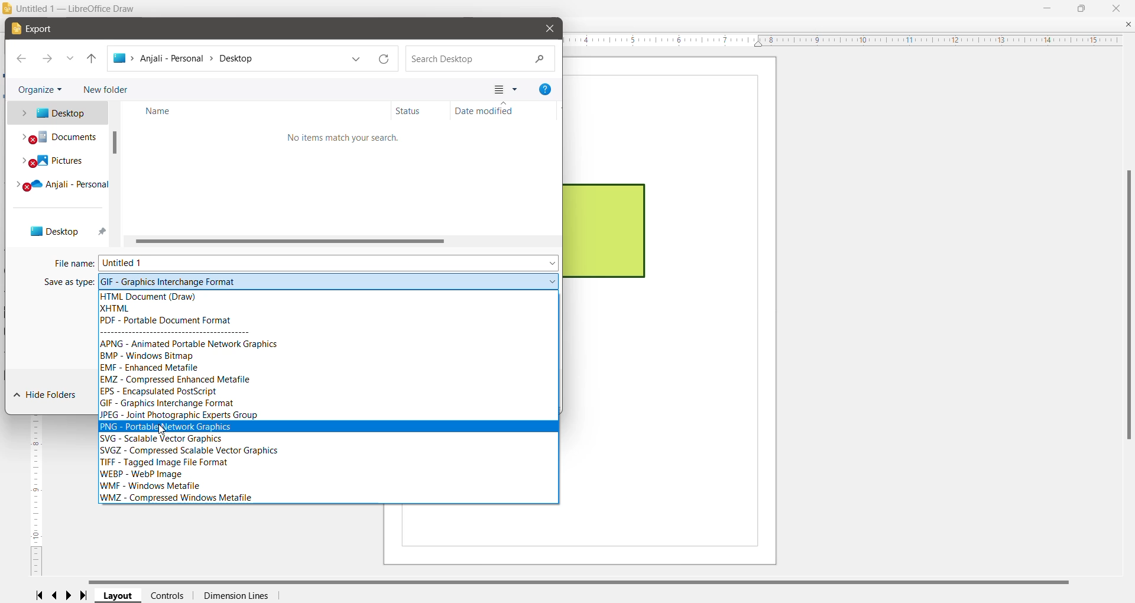 This screenshot has height=603, width=1135. Describe the element at coordinates (676, 311) in the screenshot. I see `Current Page` at that location.